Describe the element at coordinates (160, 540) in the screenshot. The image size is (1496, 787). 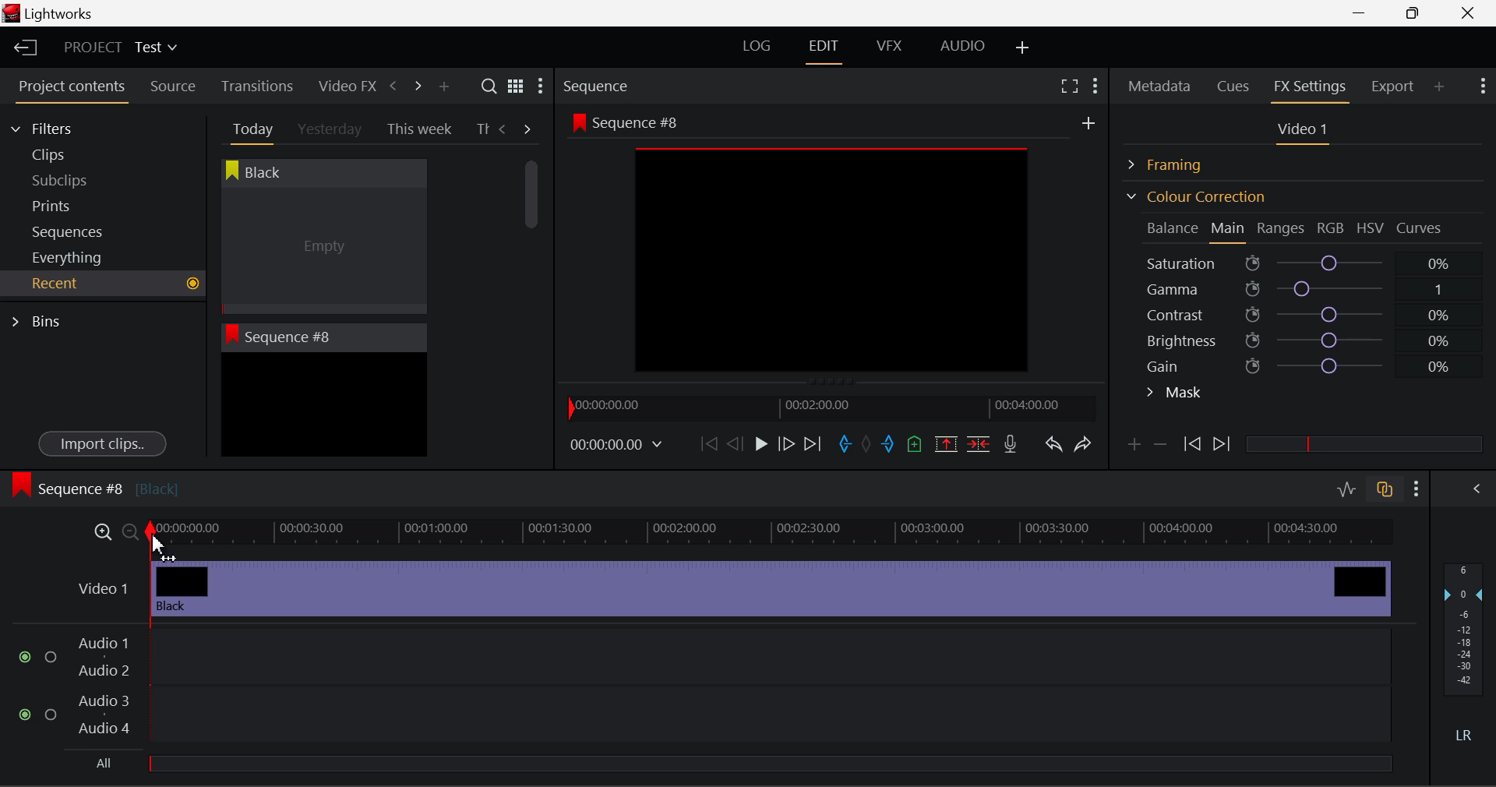
I see `MOUSE_DOWN Cursor Position` at that location.